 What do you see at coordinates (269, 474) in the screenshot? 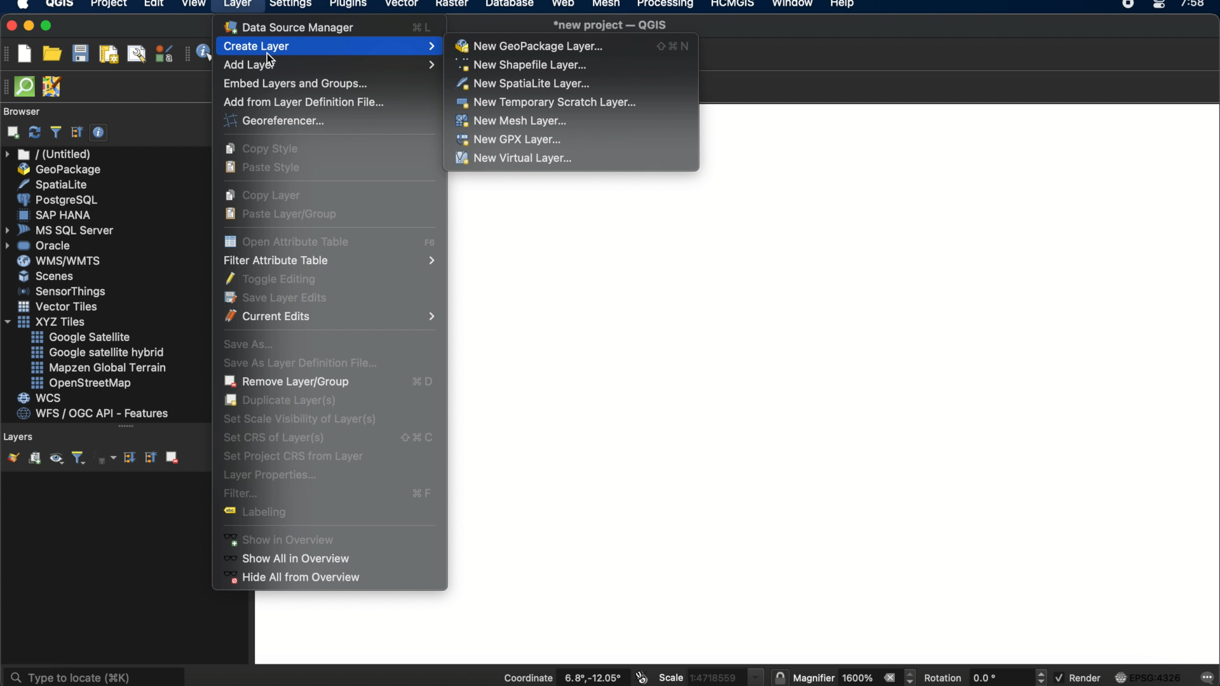
I see `layer properties` at bounding box center [269, 474].